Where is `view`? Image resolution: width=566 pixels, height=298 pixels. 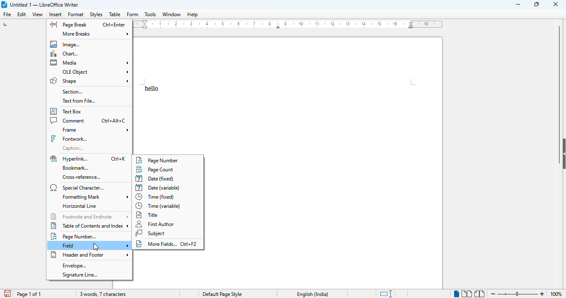
view is located at coordinates (37, 14).